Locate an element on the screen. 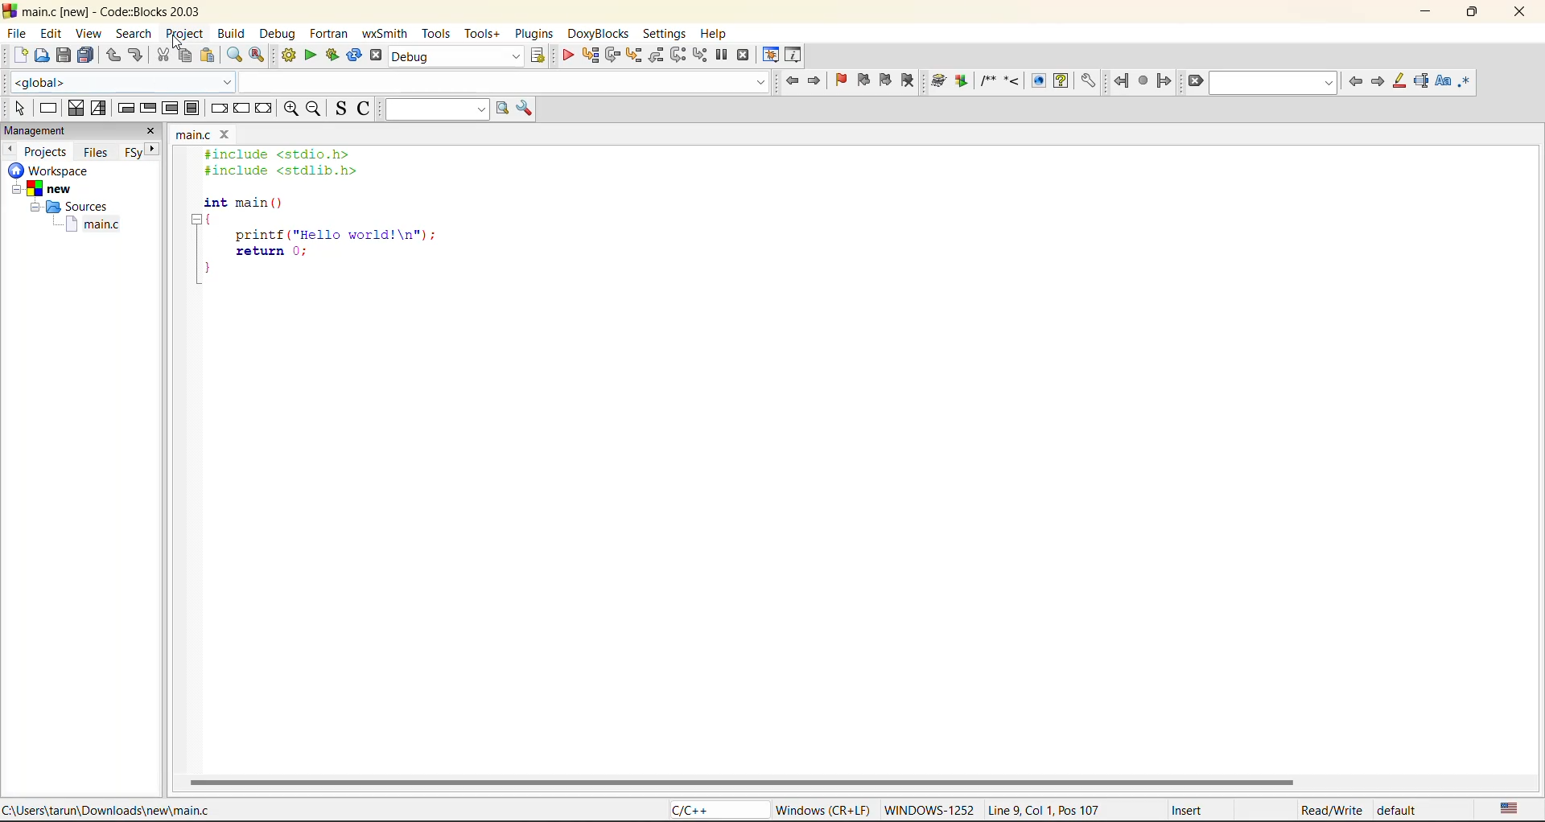  build is located at coordinates (234, 31).